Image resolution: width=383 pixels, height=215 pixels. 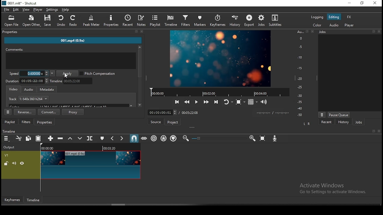 What do you see at coordinates (25, 112) in the screenshot?
I see `reverse` at bounding box center [25, 112].